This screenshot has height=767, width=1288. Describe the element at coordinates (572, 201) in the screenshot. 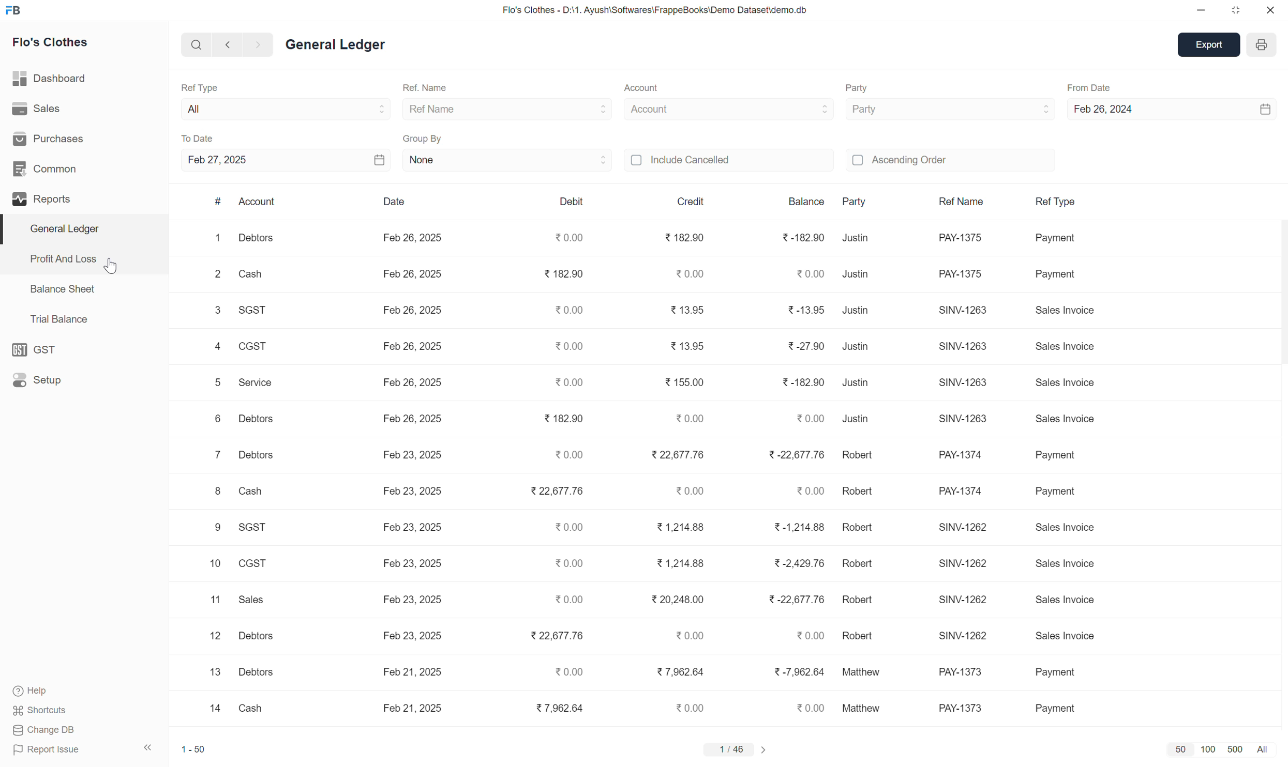

I see `Debit` at that location.